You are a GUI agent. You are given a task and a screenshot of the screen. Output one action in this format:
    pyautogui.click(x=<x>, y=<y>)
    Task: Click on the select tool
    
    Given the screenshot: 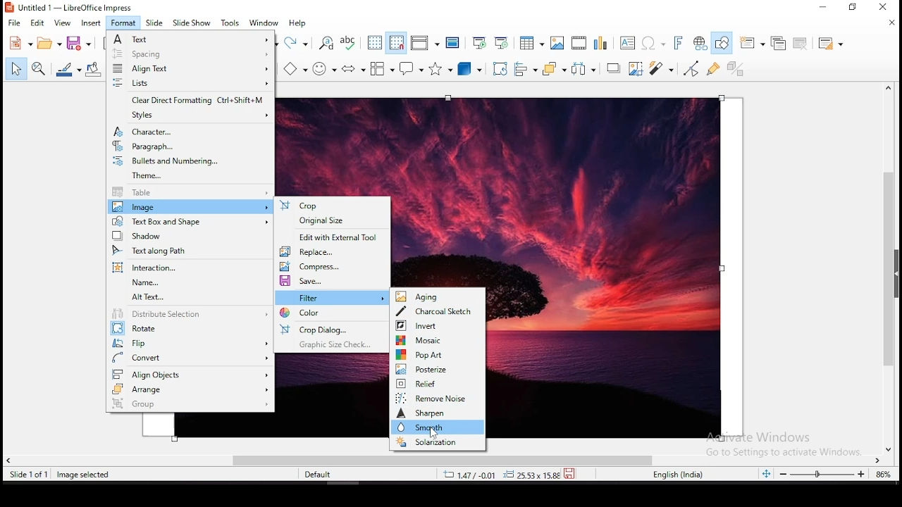 What is the action you would take?
    pyautogui.click(x=14, y=70)
    